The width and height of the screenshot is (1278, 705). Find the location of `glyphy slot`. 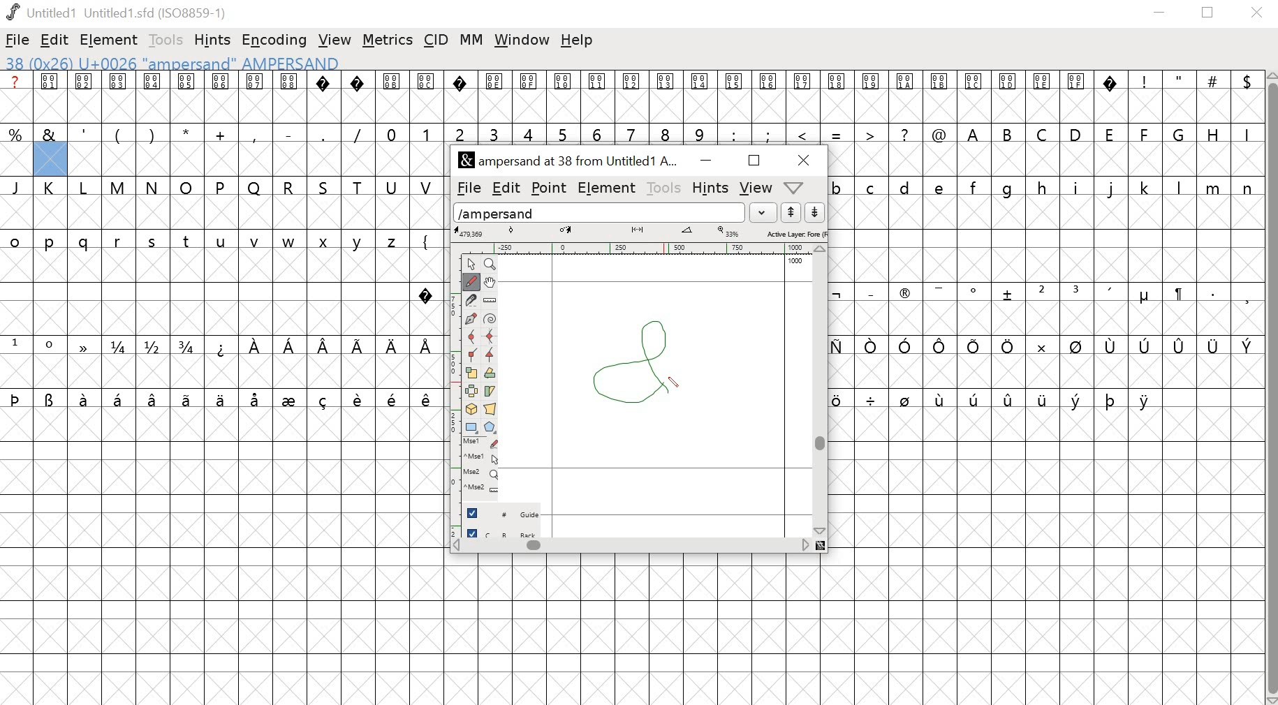

glyphy slot is located at coordinates (50, 160).